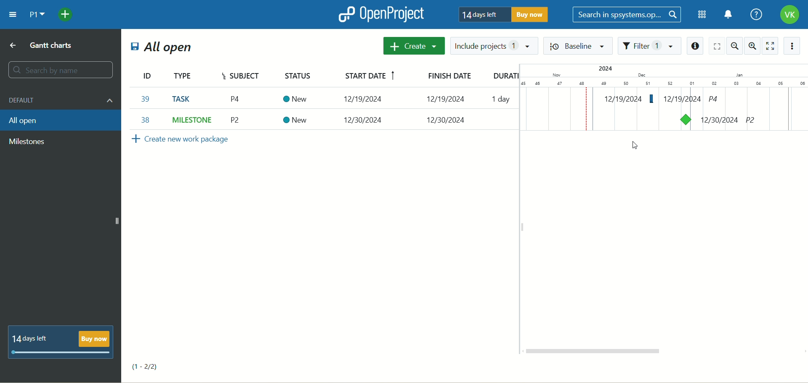 The height and width of the screenshot is (383, 808). I want to click on  12/19/2024, so click(681, 99).